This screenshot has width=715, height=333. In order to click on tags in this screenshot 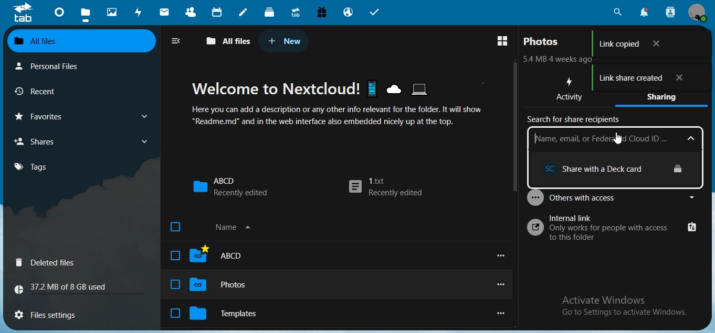, I will do `click(37, 167)`.